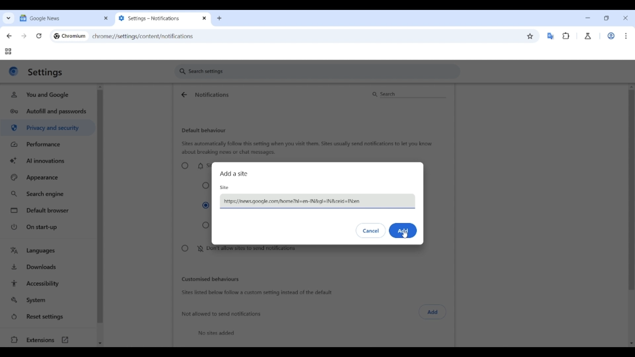  I want to click on Quick slide to bottom, so click(632, 343).